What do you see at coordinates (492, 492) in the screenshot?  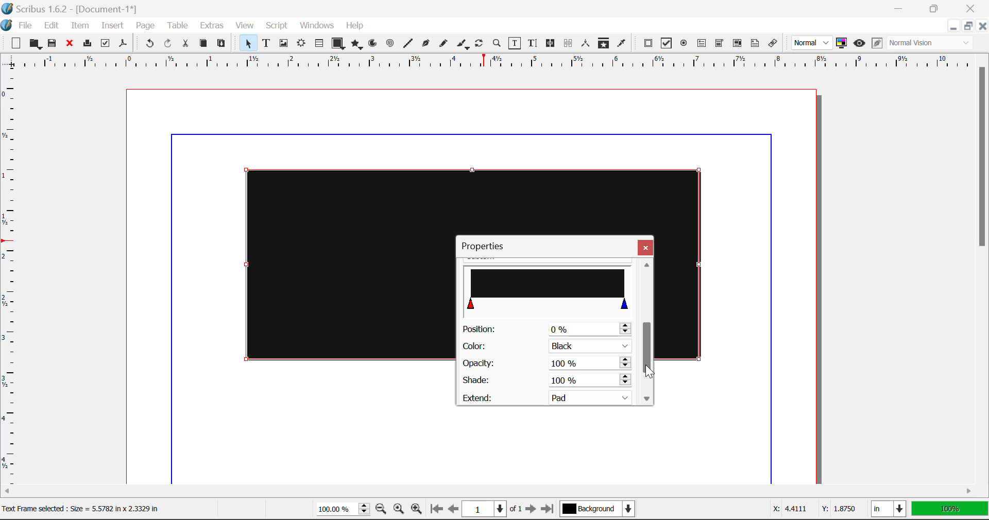 I see `Scroll Bar` at bounding box center [492, 492].